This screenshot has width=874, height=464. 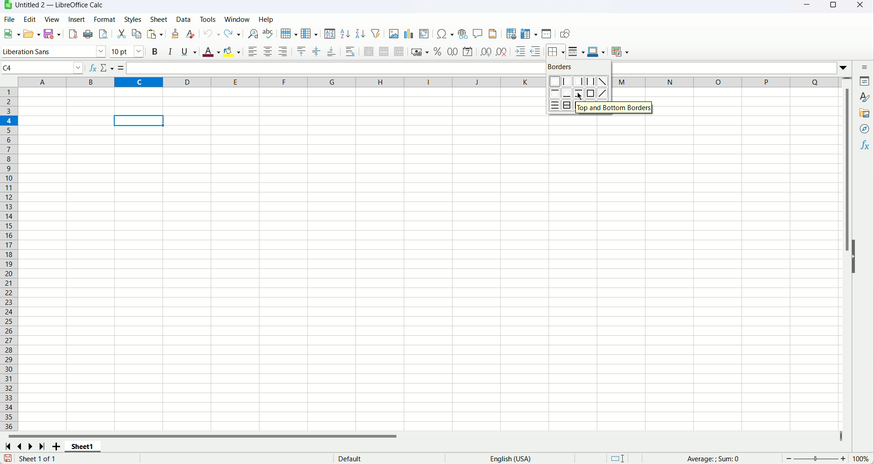 I want to click on active cell, so click(x=140, y=121).